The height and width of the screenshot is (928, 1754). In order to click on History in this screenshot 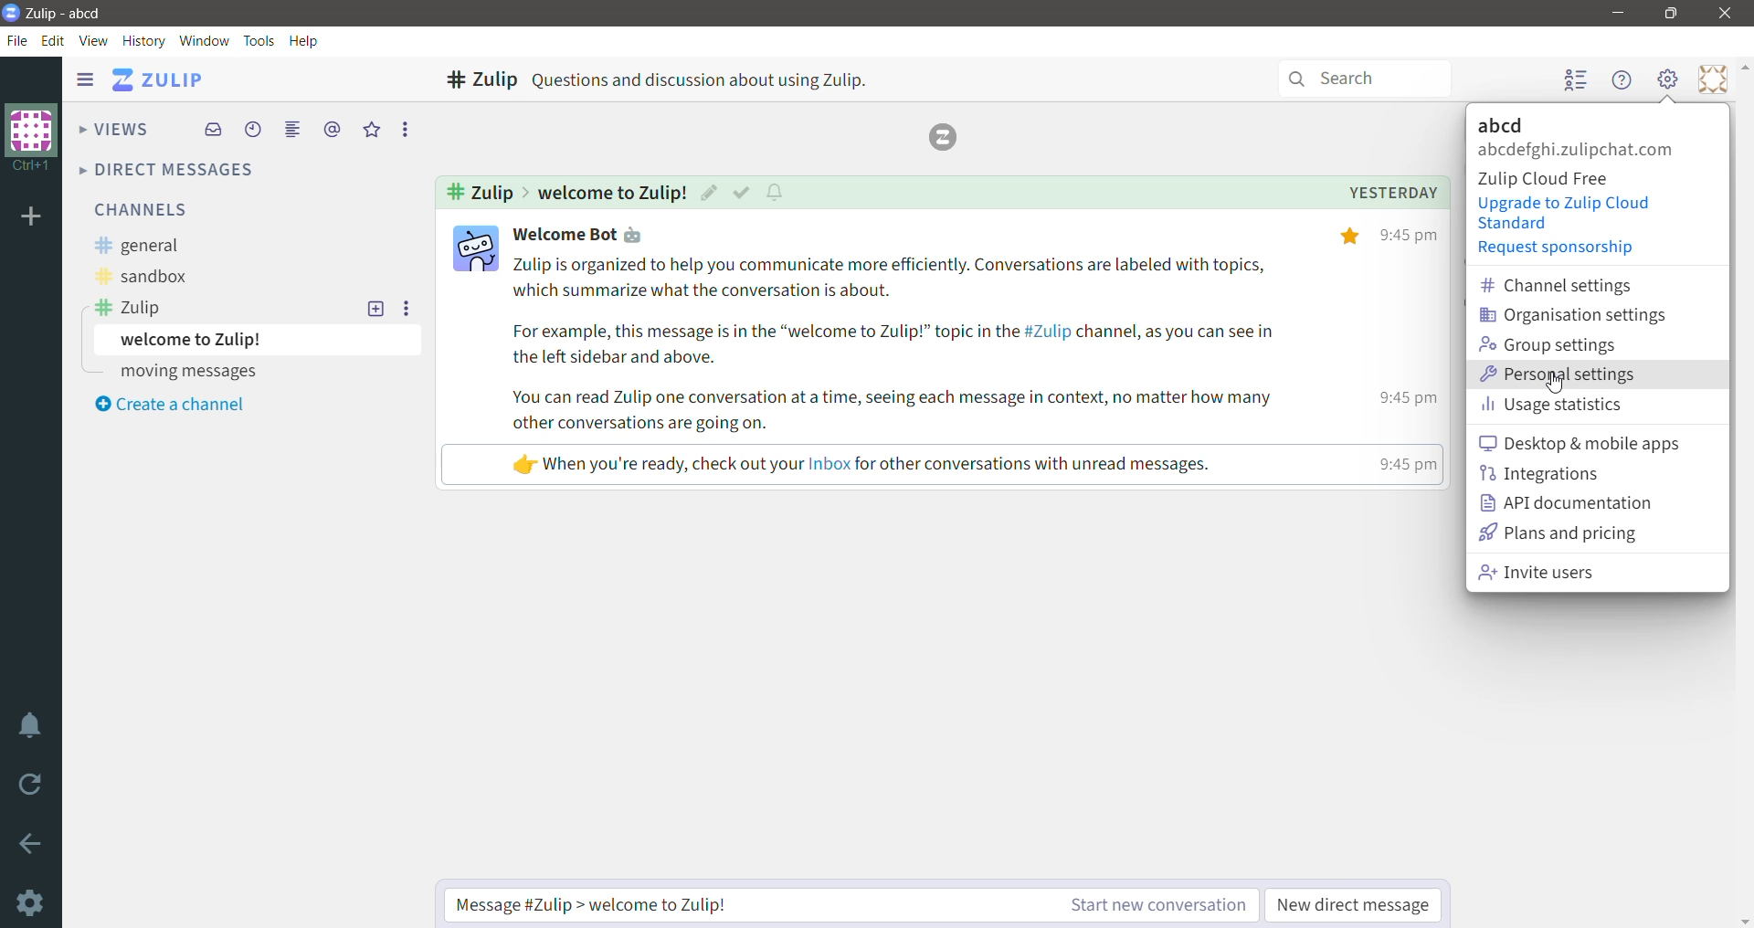, I will do `click(143, 41)`.